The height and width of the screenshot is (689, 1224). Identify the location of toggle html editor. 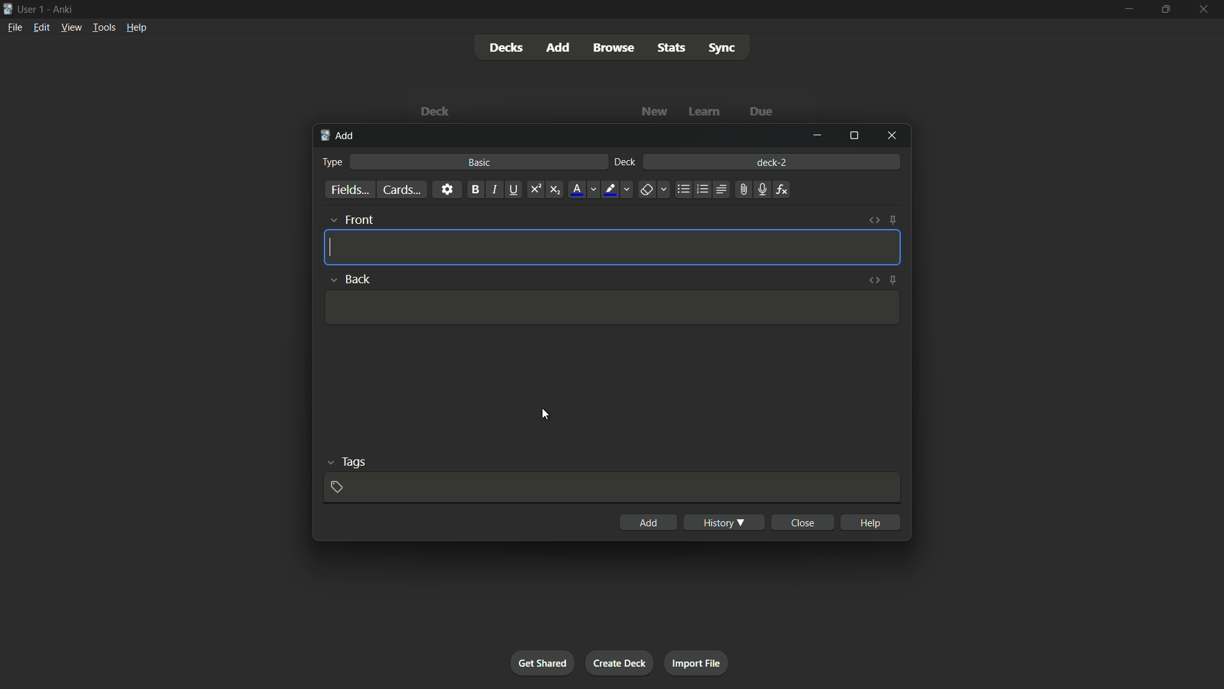
(877, 219).